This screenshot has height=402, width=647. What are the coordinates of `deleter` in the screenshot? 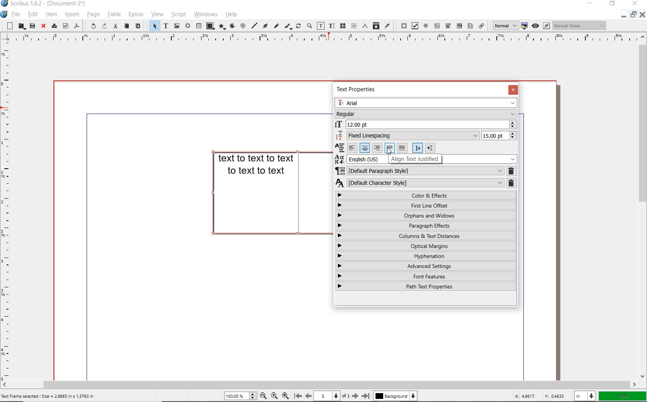 It's located at (511, 184).